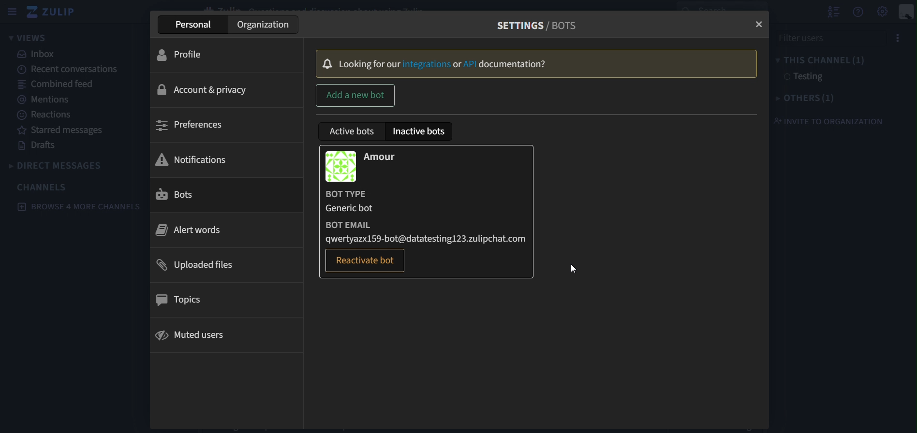 This screenshot has width=917, height=433. Describe the element at coordinates (822, 37) in the screenshot. I see `filter users` at that location.